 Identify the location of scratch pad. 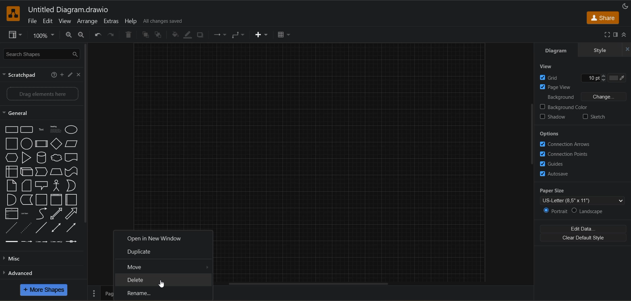
(22, 75).